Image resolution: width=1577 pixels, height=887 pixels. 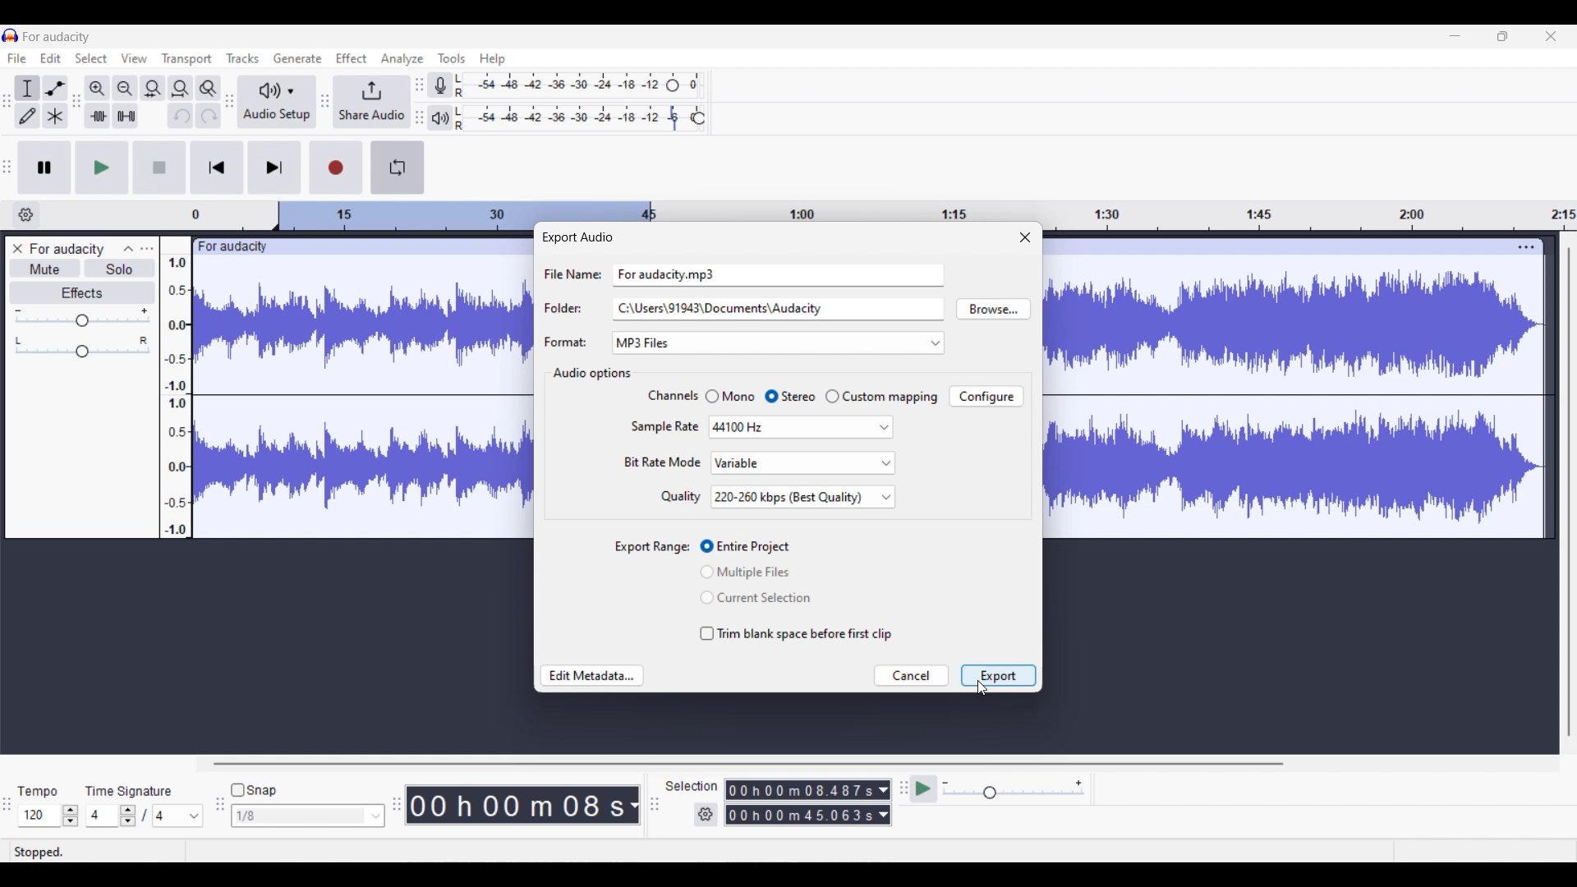 I want to click on Solo, so click(x=121, y=268).